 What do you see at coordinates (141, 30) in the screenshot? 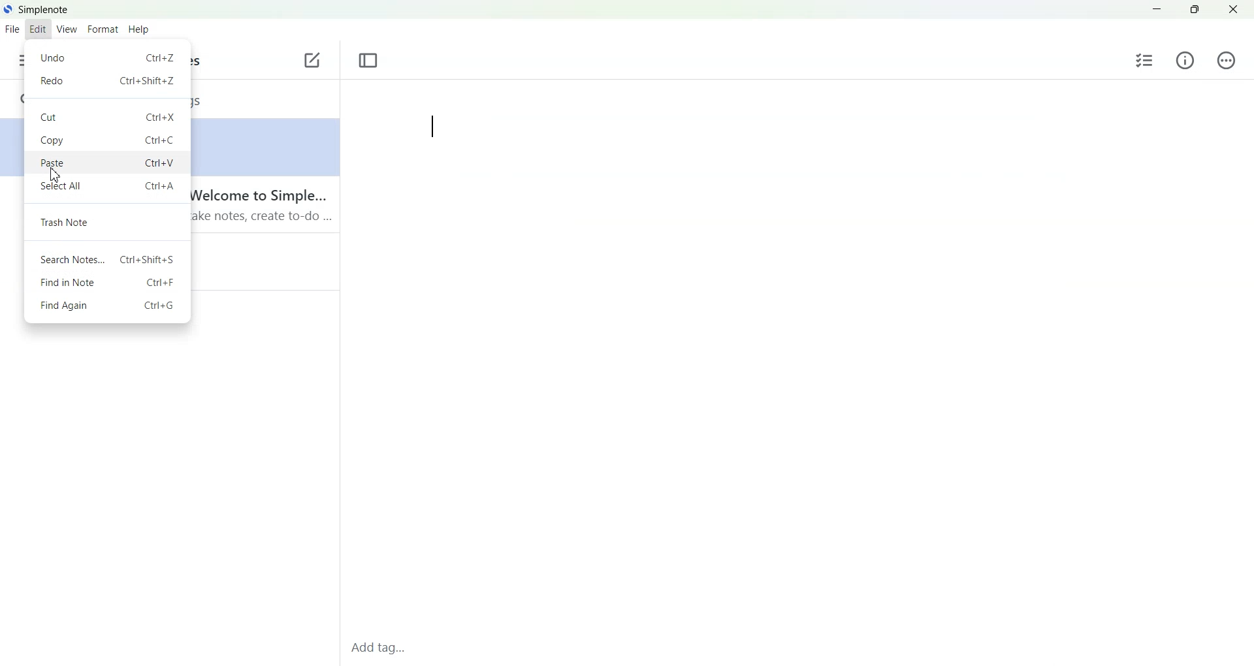
I see `Help` at bounding box center [141, 30].